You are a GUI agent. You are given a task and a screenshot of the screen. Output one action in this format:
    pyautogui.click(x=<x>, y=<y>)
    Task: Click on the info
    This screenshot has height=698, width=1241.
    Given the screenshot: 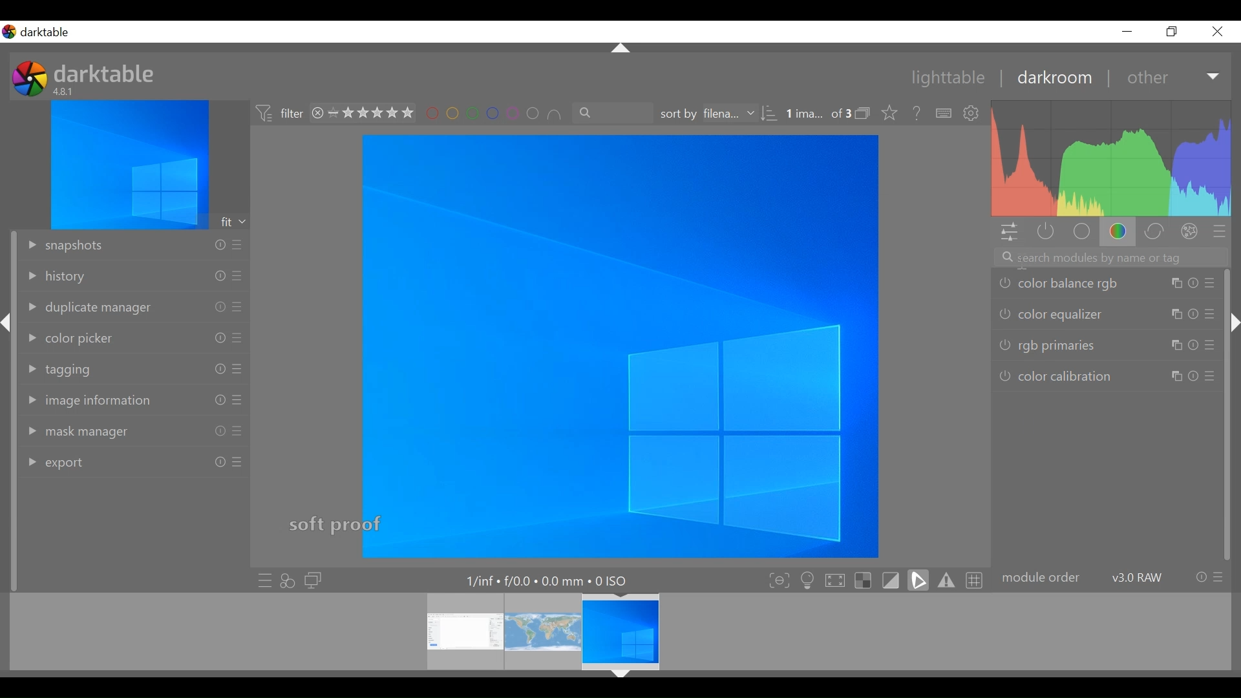 What is the action you would take?
    pyautogui.click(x=219, y=337)
    